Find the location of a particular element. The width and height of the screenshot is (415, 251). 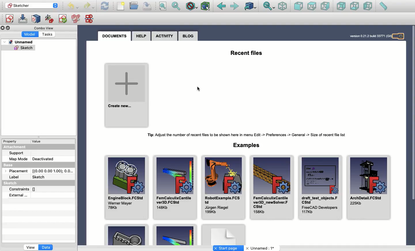

Placement [(0.00 0.00 1.00); 0.0... is located at coordinates (40, 172).